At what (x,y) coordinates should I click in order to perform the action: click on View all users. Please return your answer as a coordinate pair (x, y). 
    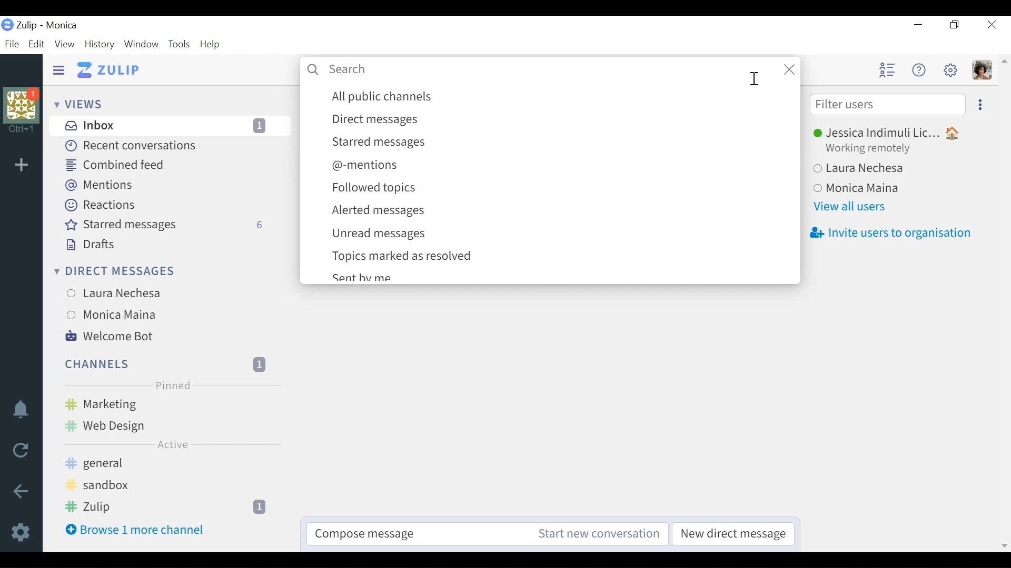
    Looking at the image, I should click on (857, 207).